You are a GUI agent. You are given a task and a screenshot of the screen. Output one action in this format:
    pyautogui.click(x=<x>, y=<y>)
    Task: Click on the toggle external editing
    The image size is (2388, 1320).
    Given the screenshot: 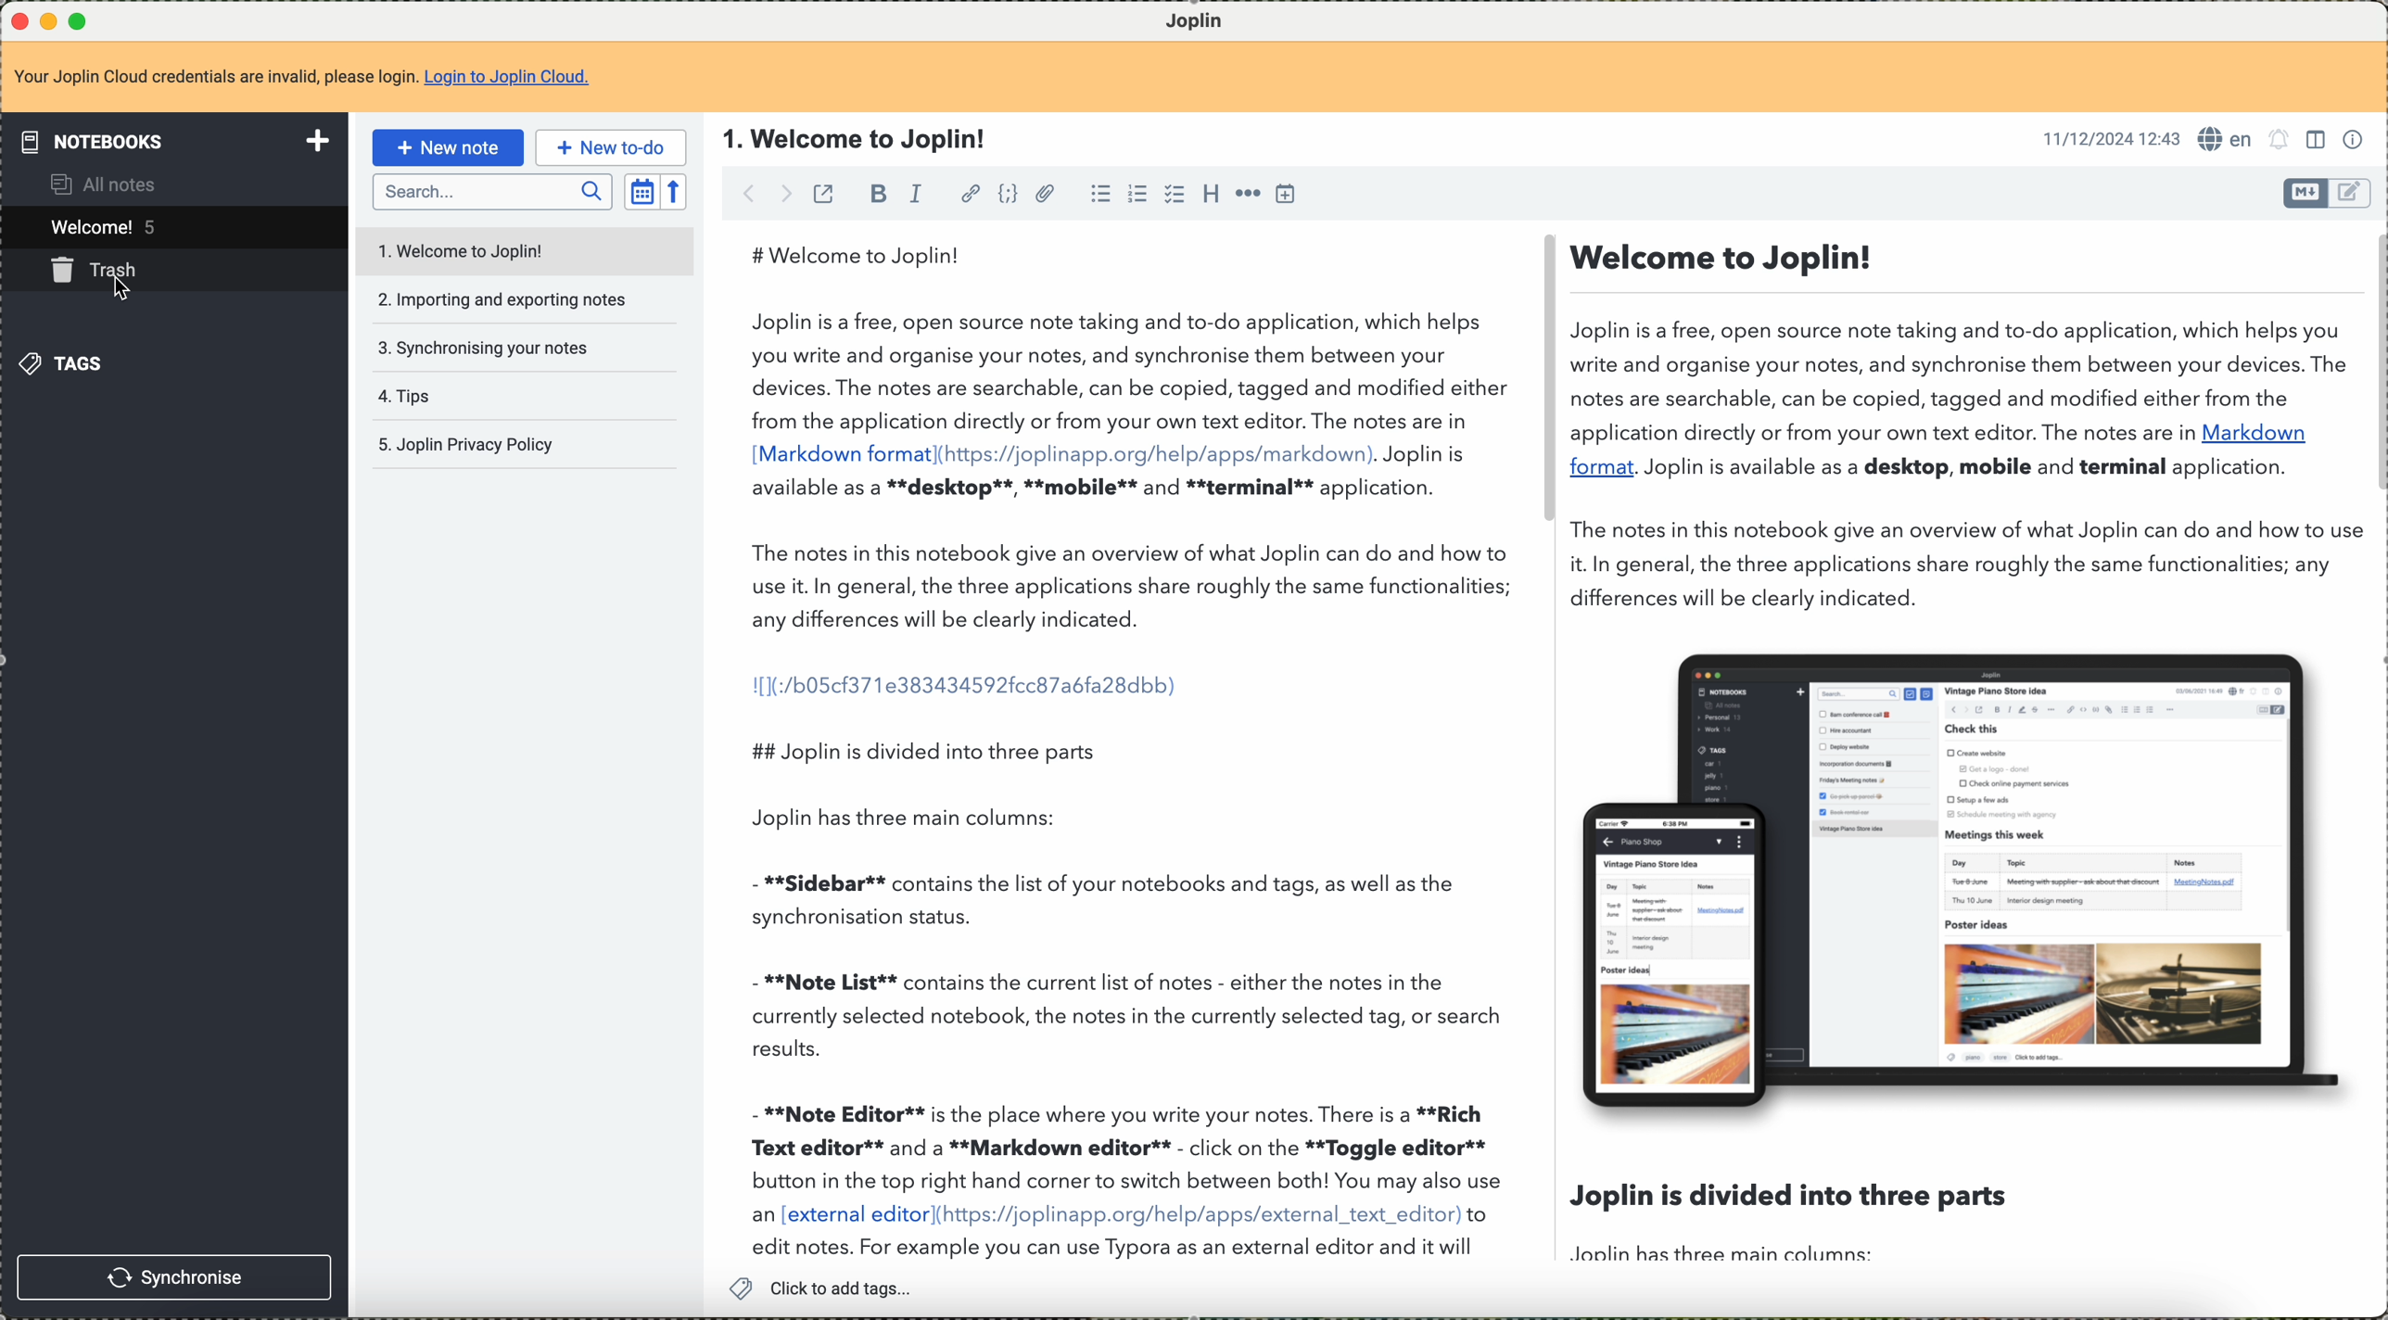 What is the action you would take?
    pyautogui.click(x=822, y=196)
    